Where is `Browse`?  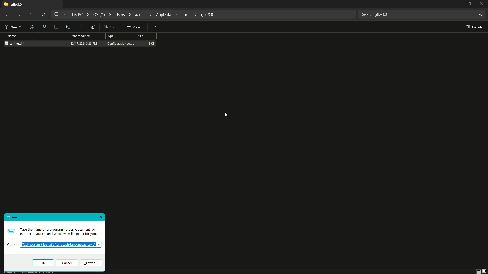 Browse is located at coordinates (93, 263).